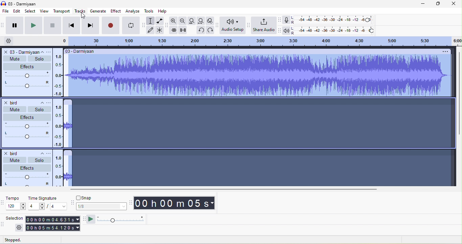 Image resolution: width=462 pixels, height=244 pixels. What do you see at coordinates (47, 203) in the screenshot?
I see `time signature` at bounding box center [47, 203].